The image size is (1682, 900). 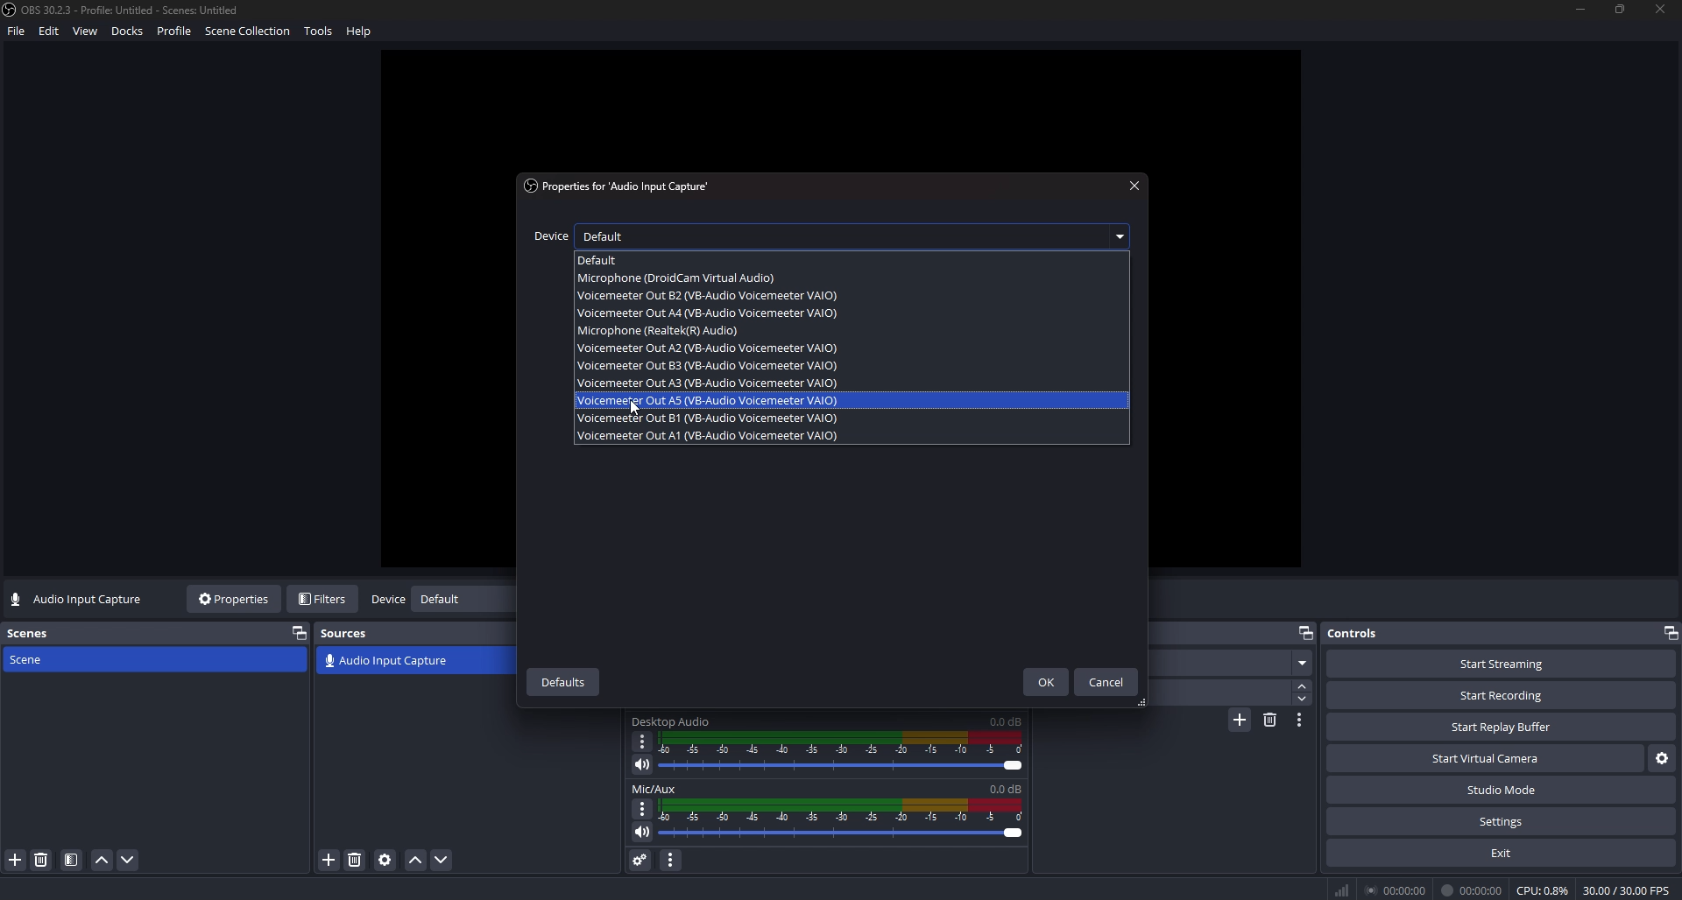 What do you see at coordinates (387, 601) in the screenshot?
I see `device` at bounding box center [387, 601].